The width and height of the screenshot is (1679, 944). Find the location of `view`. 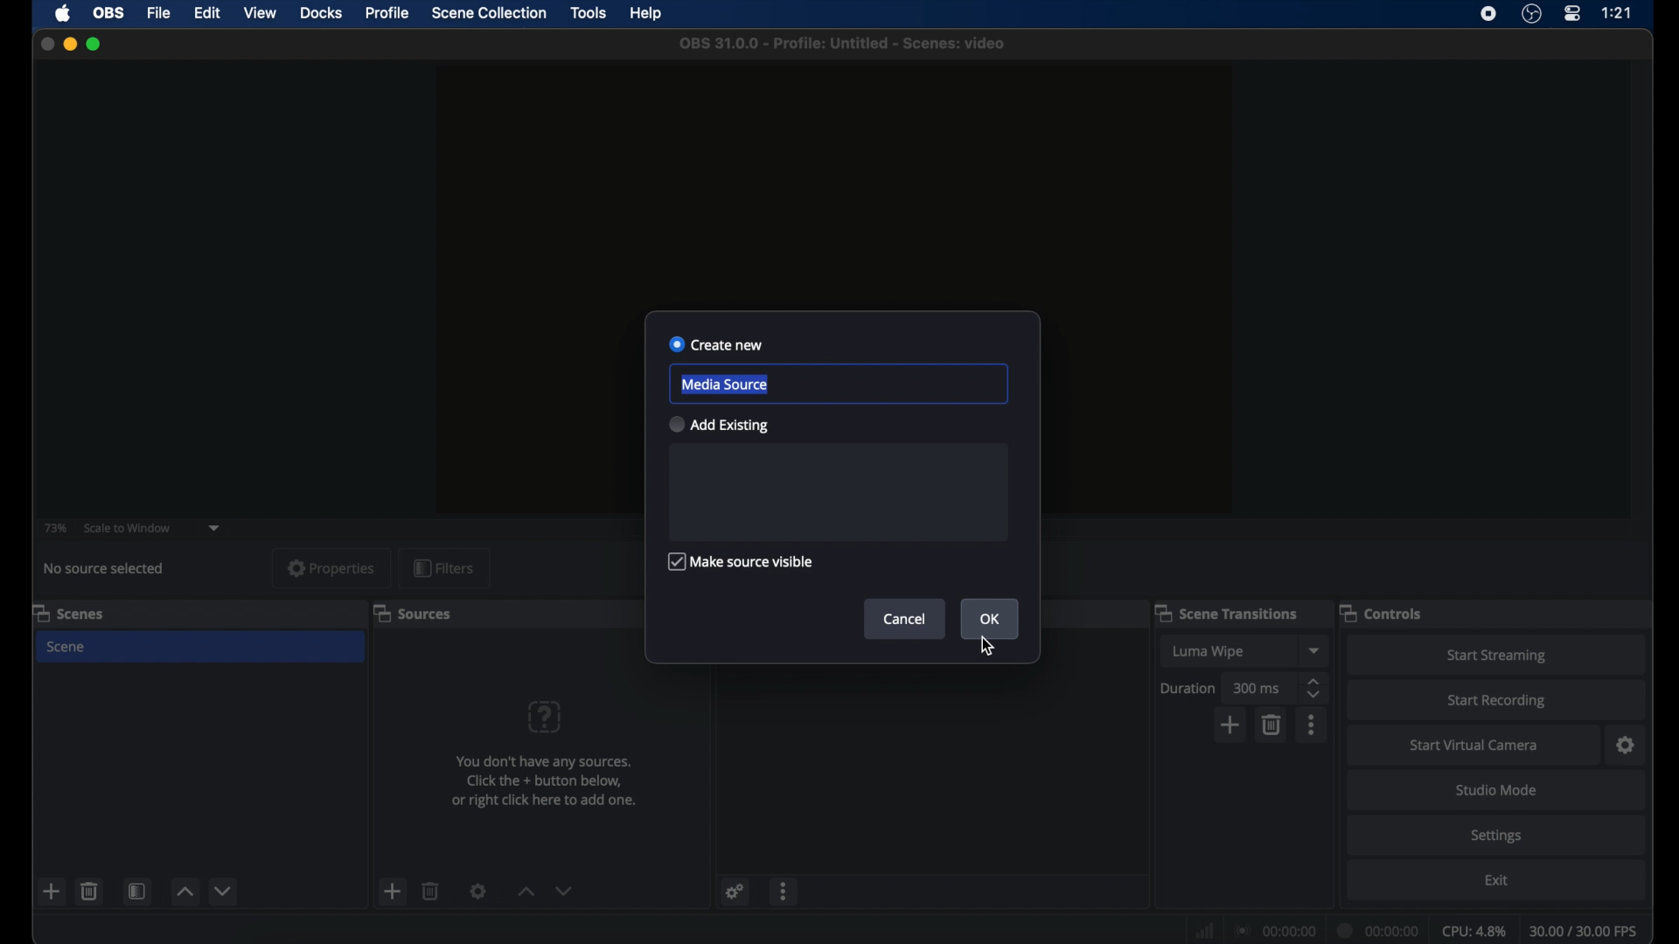

view is located at coordinates (262, 14).